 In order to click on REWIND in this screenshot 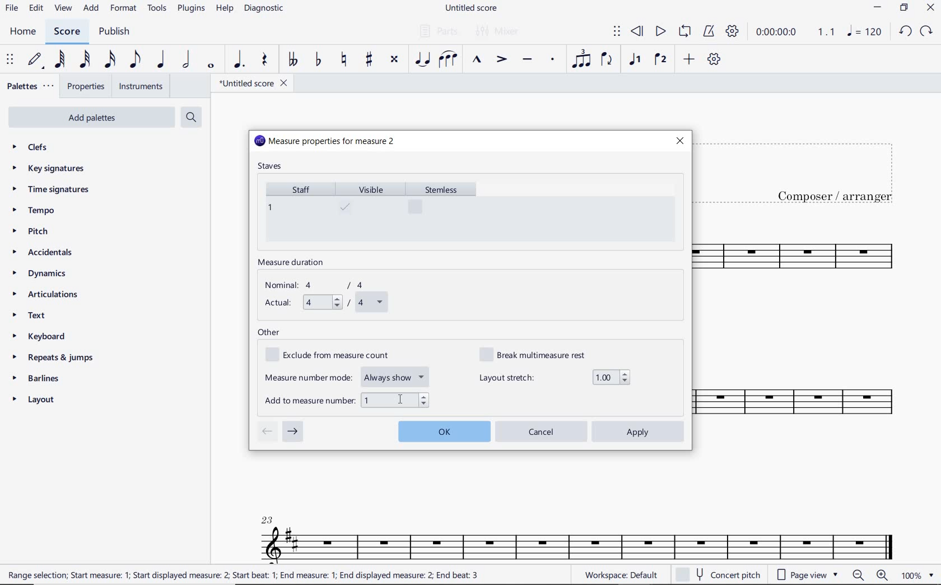, I will do `click(637, 32)`.